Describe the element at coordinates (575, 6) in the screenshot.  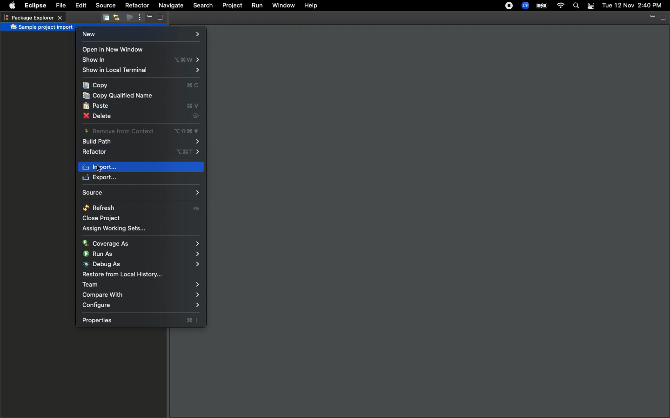
I see `Search` at that location.